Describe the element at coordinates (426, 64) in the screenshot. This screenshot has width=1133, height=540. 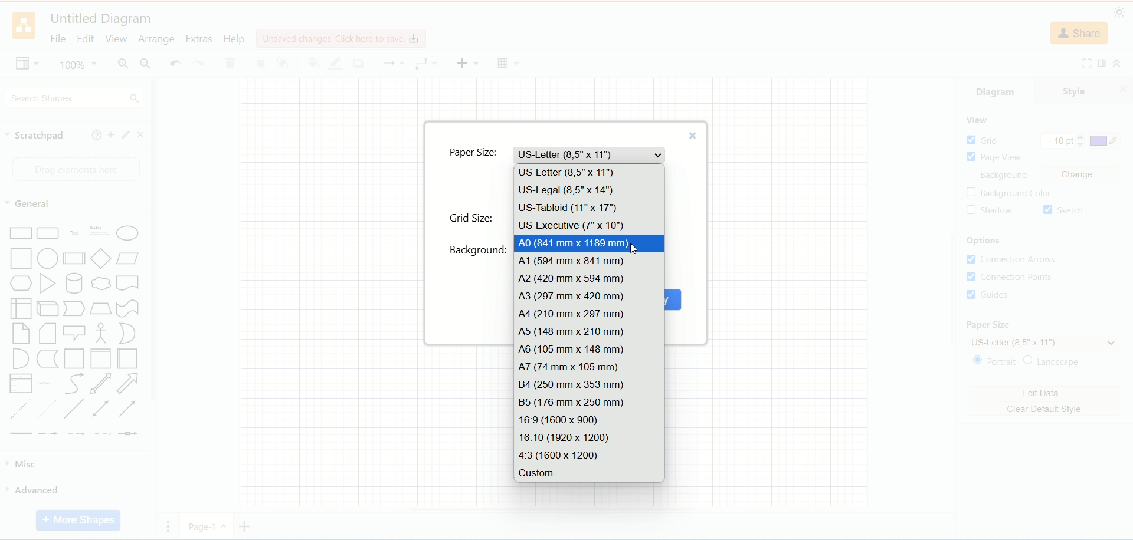
I see `connection` at that location.